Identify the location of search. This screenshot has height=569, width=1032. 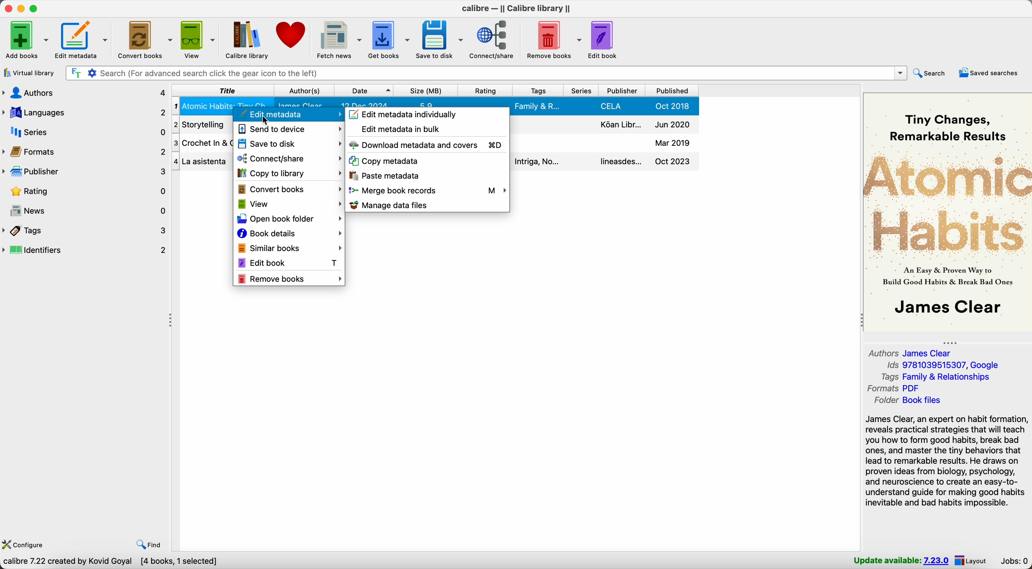
(931, 73).